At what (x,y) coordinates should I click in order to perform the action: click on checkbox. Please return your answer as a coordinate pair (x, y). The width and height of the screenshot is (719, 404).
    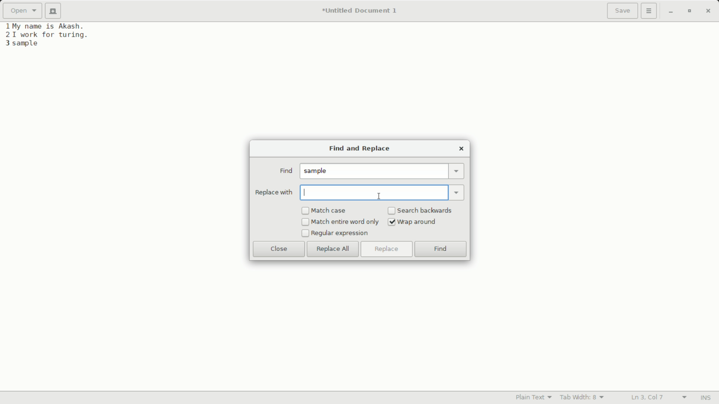
    Looking at the image, I should click on (304, 233).